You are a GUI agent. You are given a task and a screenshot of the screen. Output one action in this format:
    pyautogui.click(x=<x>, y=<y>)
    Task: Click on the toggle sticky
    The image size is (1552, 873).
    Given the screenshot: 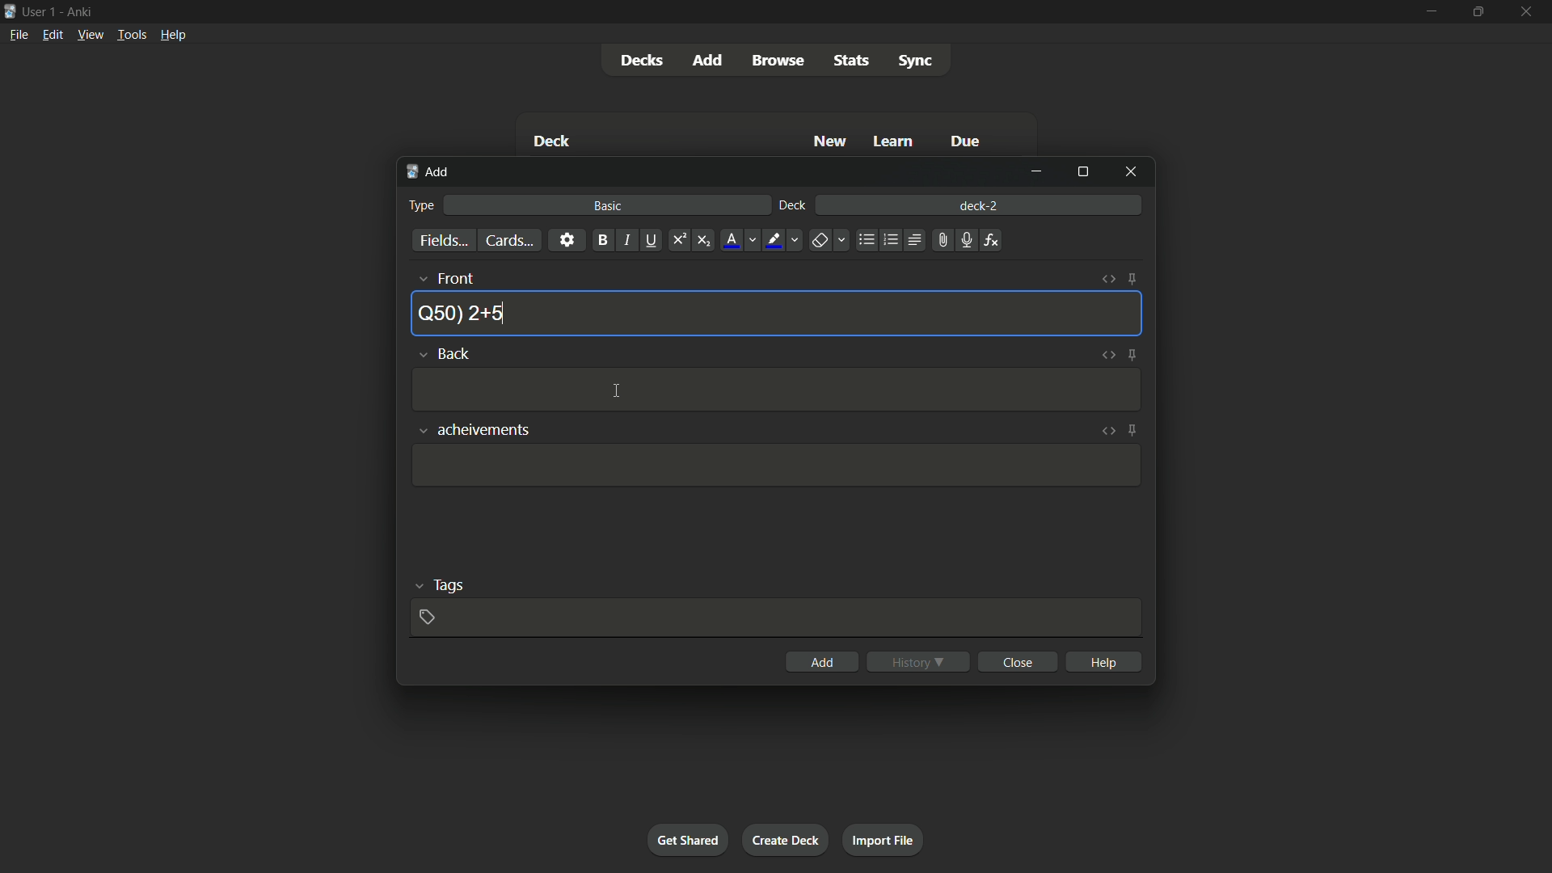 What is the action you would take?
    pyautogui.click(x=1130, y=355)
    